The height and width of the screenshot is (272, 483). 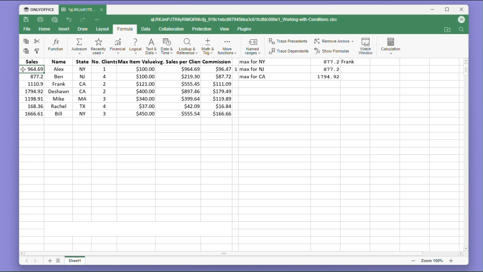 What do you see at coordinates (78, 261) in the screenshot?
I see `sheet 1` at bounding box center [78, 261].